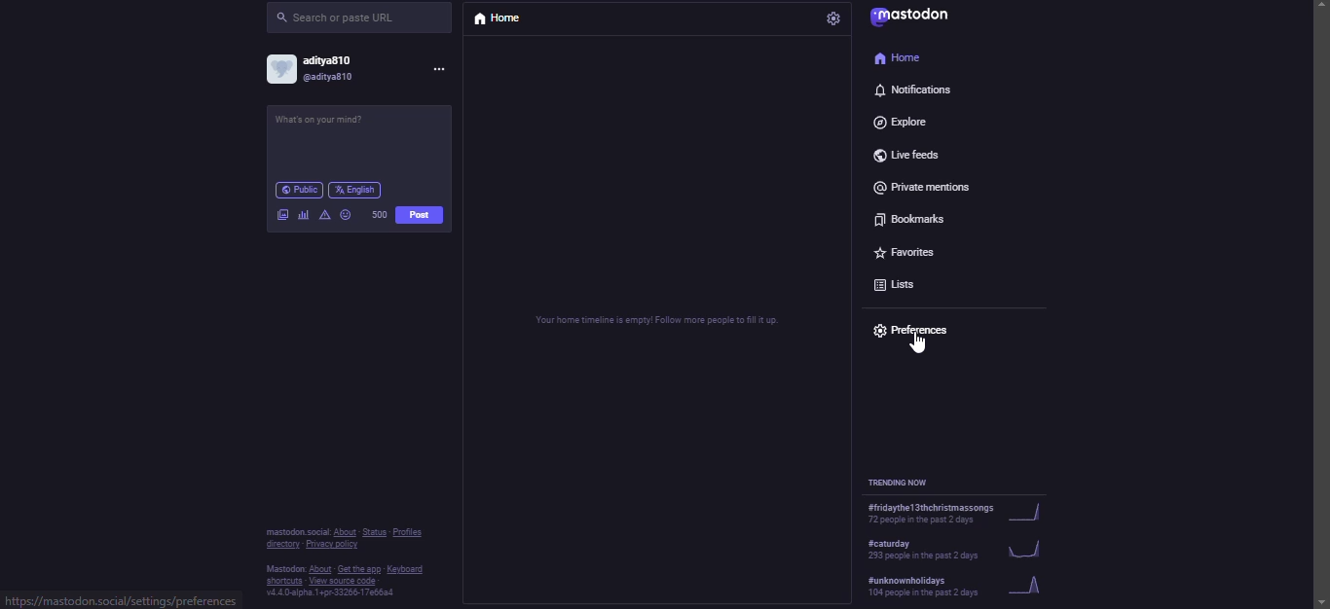 Image resolution: width=1330 pixels, height=609 pixels. What do you see at coordinates (324, 215) in the screenshot?
I see `advanced` at bounding box center [324, 215].